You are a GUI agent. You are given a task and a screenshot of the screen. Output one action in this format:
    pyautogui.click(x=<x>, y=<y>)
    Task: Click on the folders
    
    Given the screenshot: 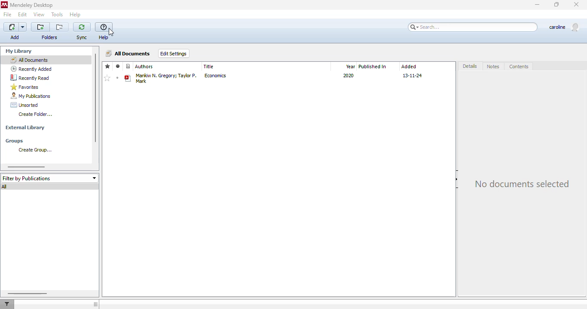 What is the action you would take?
    pyautogui.click(x=49, y=32)
    